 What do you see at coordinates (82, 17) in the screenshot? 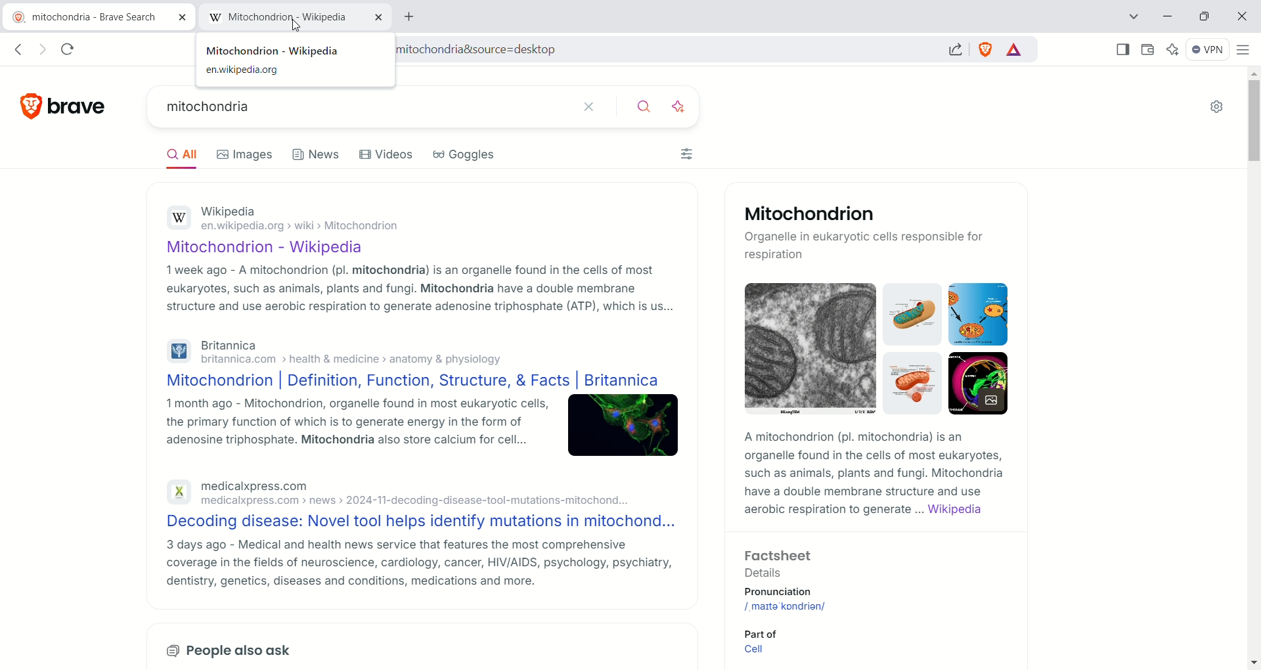
I see `current tab` at bounding box center [82, 17].